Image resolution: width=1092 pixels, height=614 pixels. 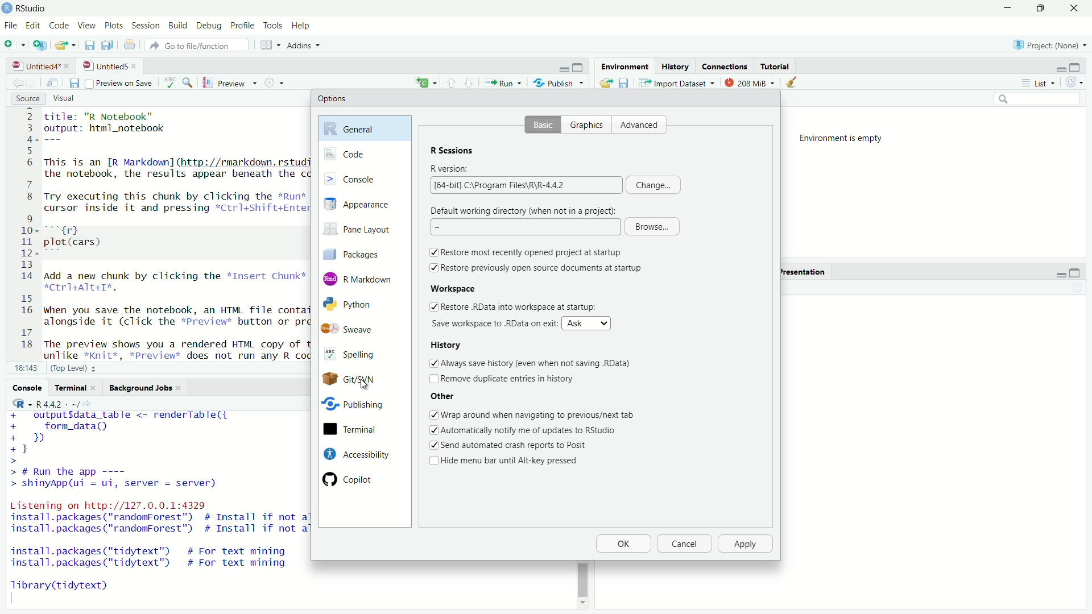 I want to click on copilot, so click(x=357, y=479).